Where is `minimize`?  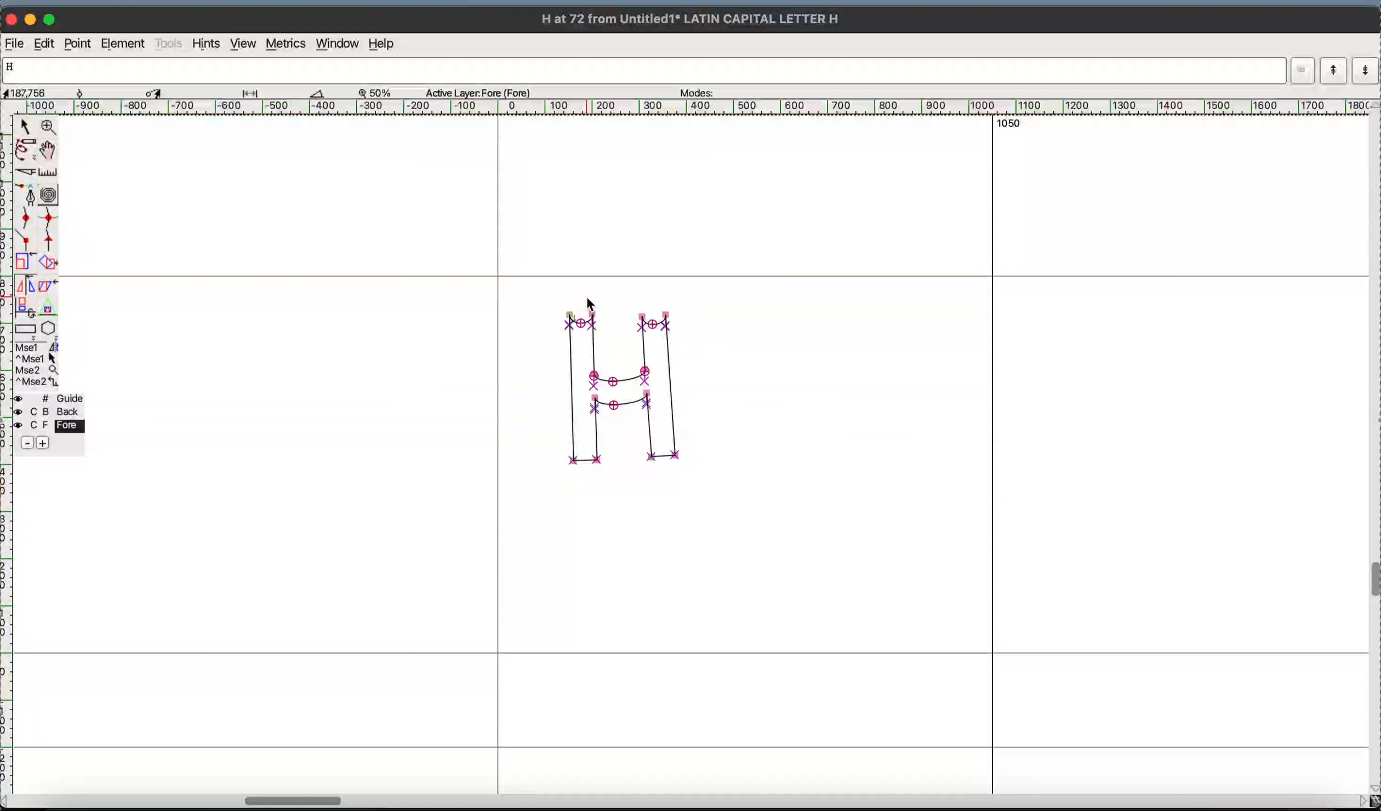
minimize is located at coordinates (32, 18).